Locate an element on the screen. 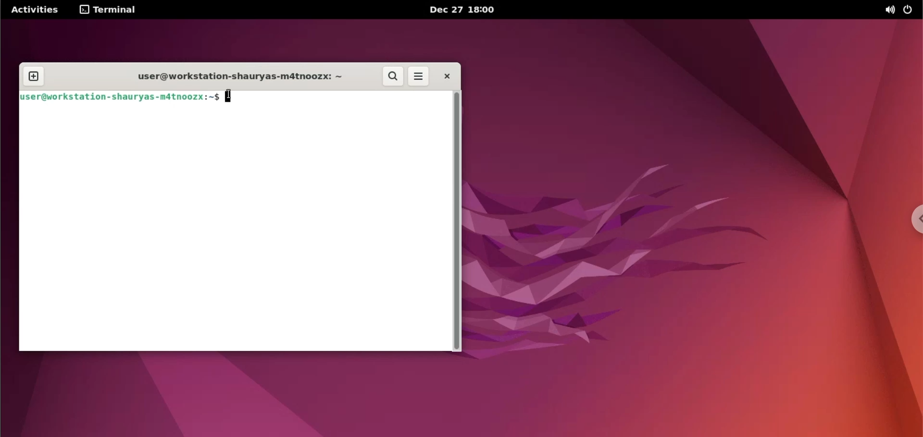 Image resolution: width=923 pixels, height=437 pixels. power options is located at coordinates (908, 11).